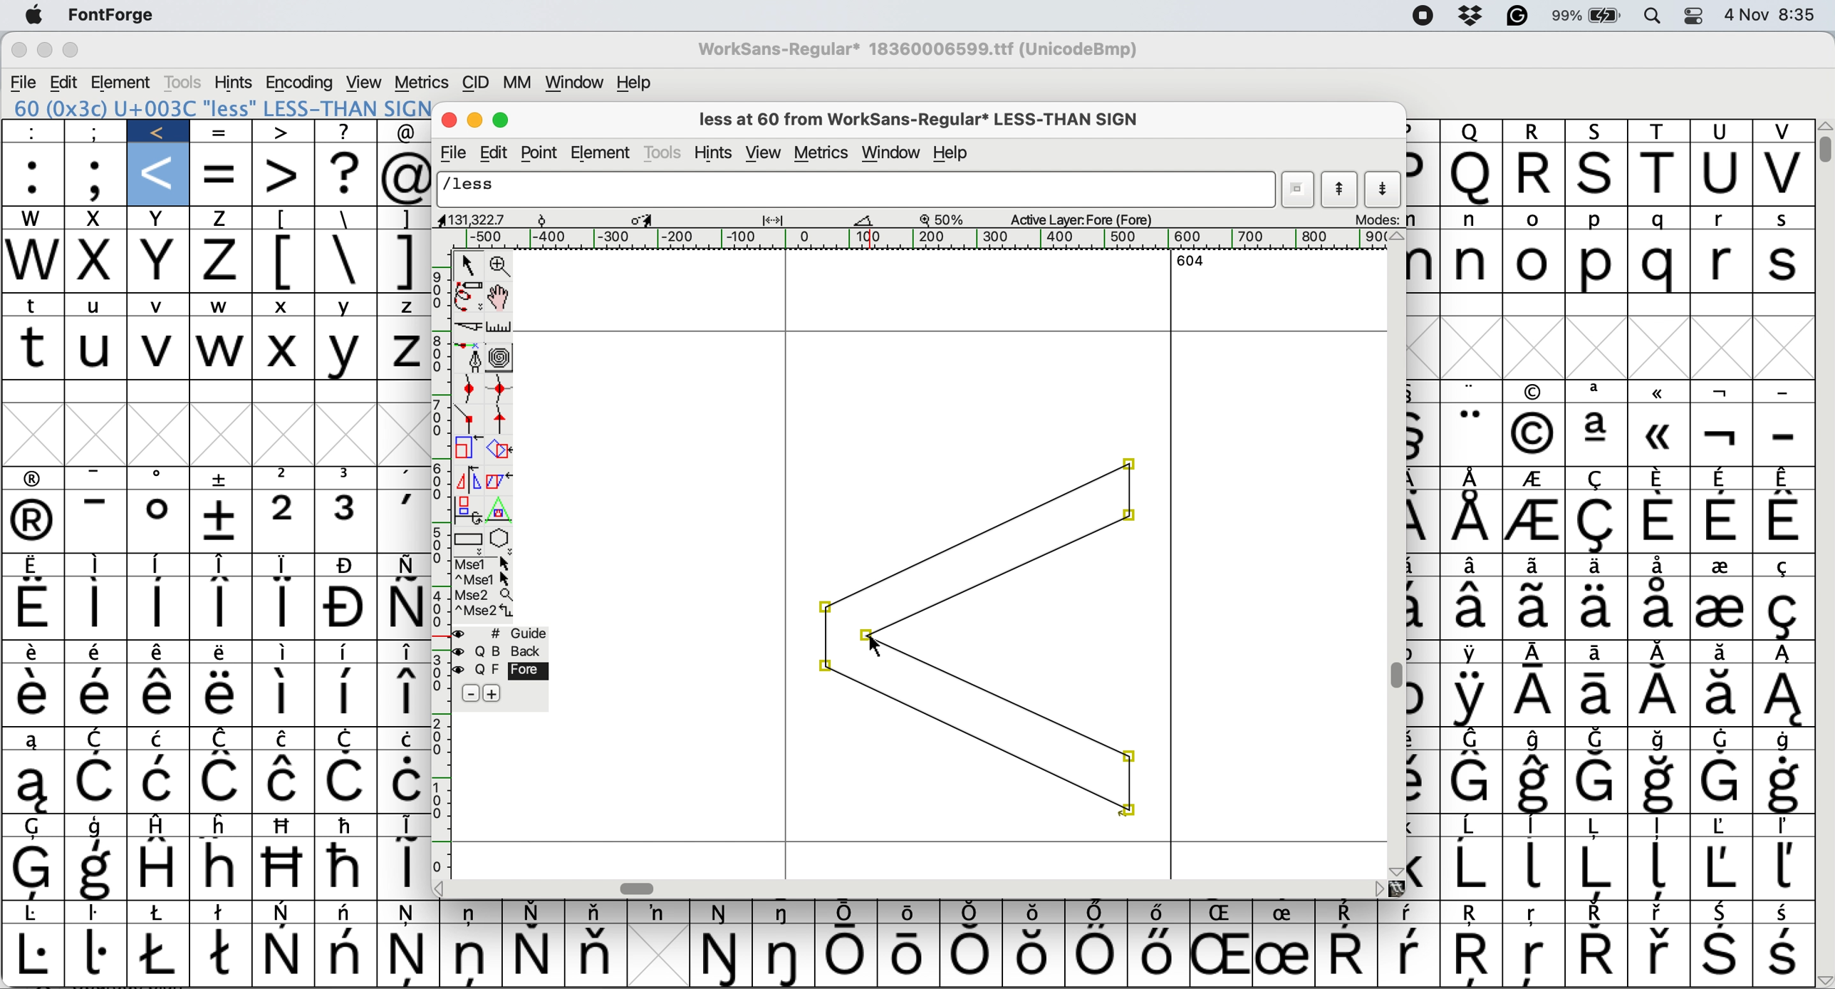 This screenshot has width=1835, height=989. What do you see at coordinates (224, 739) in the screenshot?
I see `Symbol` at bounding box center [224, 739].